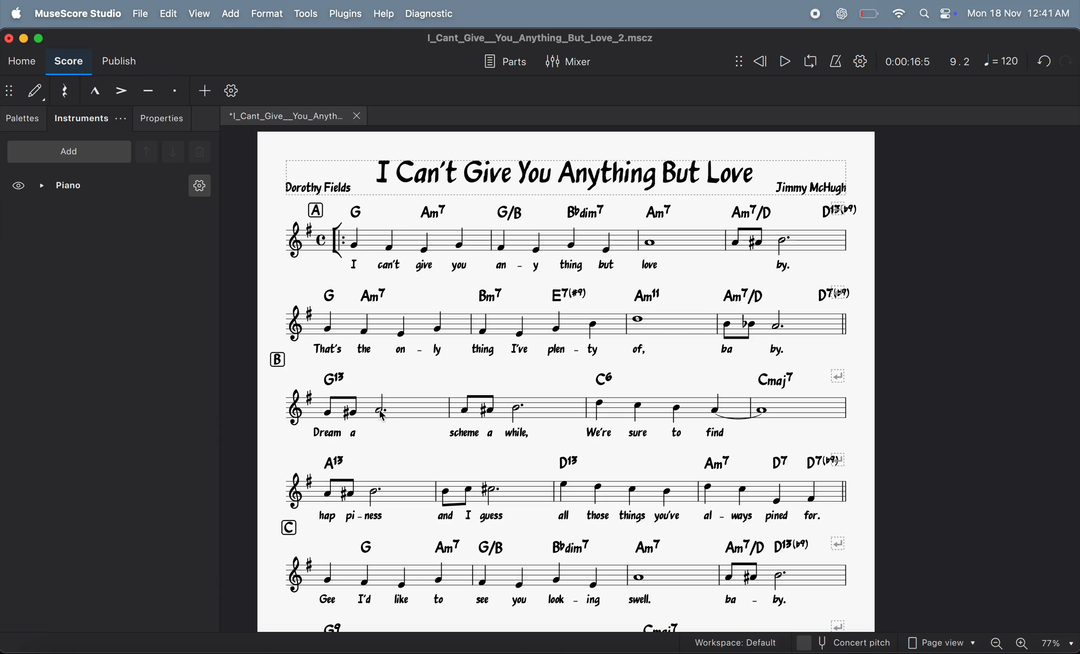 The image size is (1080, 654). Describe the element at coordinates (813, 186) in the screenshot. I see `jimmy mchugh` at that location.